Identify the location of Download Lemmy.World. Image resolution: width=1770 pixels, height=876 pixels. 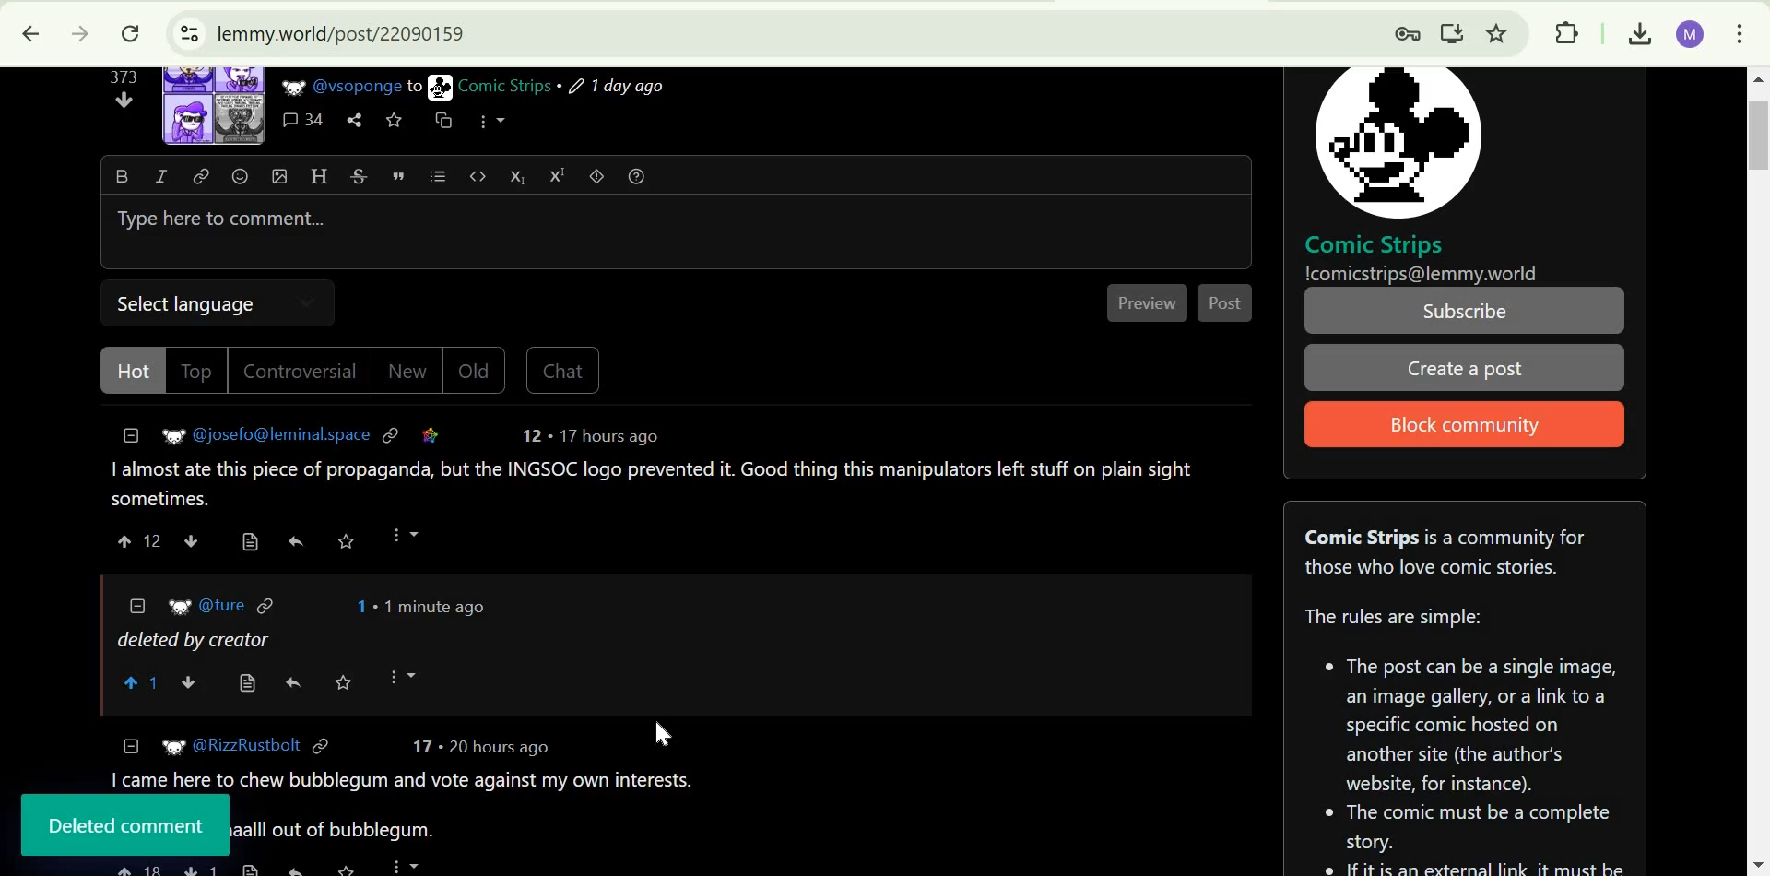
(1453, 30).